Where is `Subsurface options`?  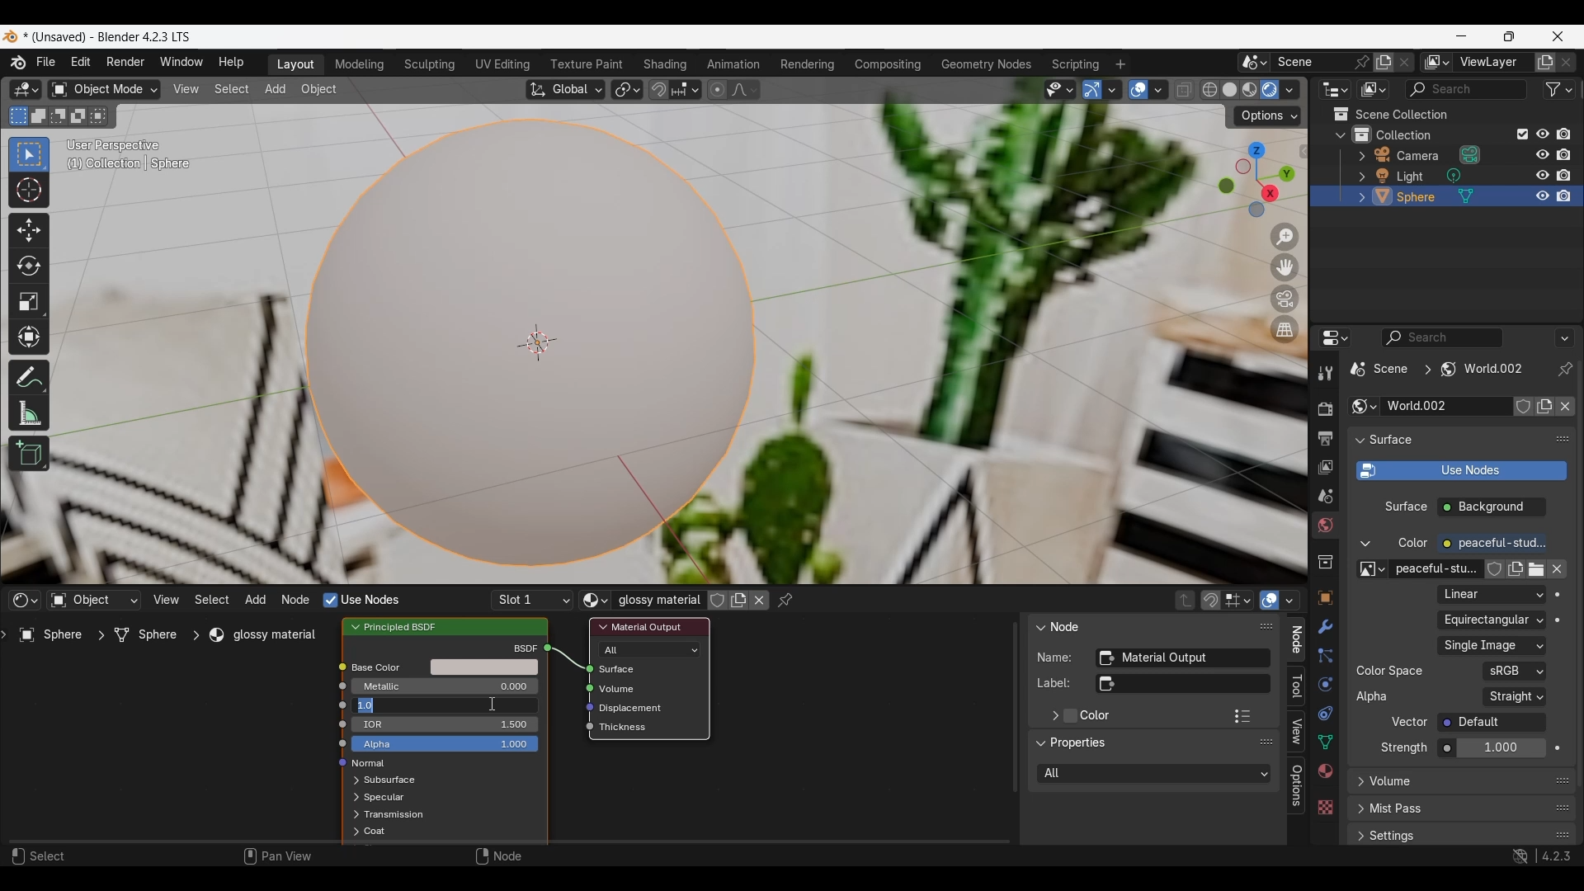
Subsurface options is located at coordinates (389, 780).